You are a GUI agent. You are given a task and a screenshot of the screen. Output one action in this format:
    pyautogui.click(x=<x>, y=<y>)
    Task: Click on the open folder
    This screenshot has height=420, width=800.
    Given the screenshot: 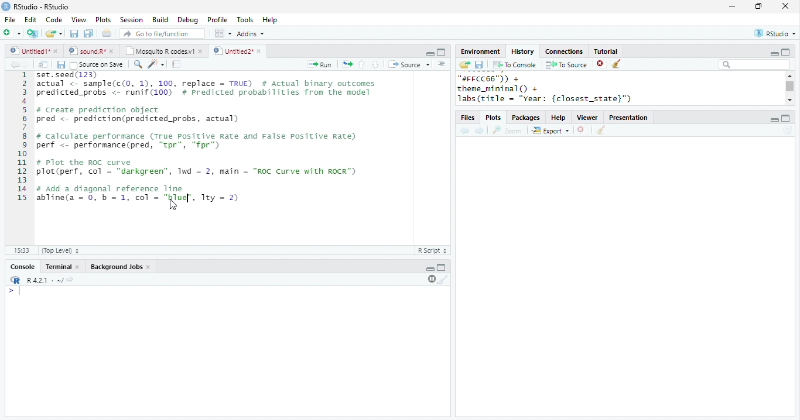 What is the action you would take?
    pyautogui.click(x=464, y=64)
    